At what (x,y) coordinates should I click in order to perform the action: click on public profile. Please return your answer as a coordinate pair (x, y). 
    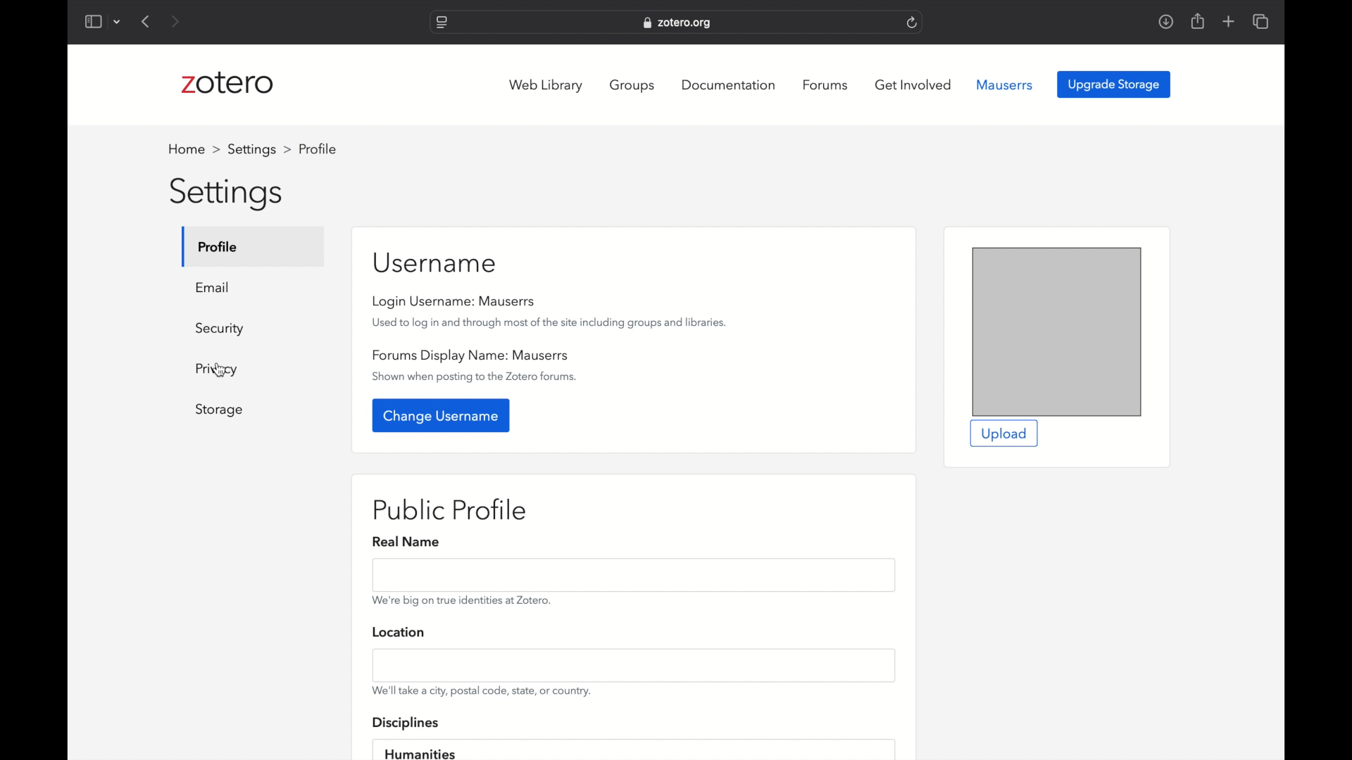
    Looking at the image, I should click on (451, 510).